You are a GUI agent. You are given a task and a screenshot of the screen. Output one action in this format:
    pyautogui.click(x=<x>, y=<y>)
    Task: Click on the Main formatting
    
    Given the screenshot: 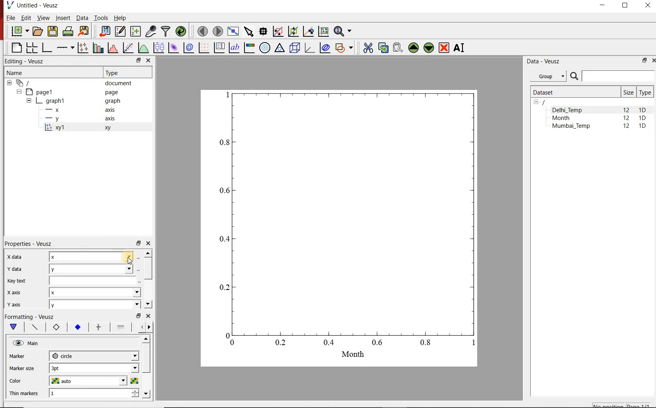 What is the action you would take?
    pyautogui.click(x=12, y=327)
    